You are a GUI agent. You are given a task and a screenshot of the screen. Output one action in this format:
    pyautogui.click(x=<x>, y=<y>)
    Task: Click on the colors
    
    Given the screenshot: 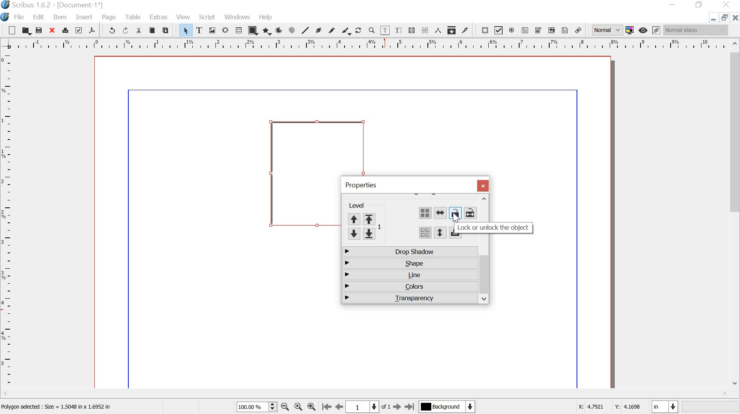 What is the action you would take?
    pyautogui.click(x=408, y=287)
    